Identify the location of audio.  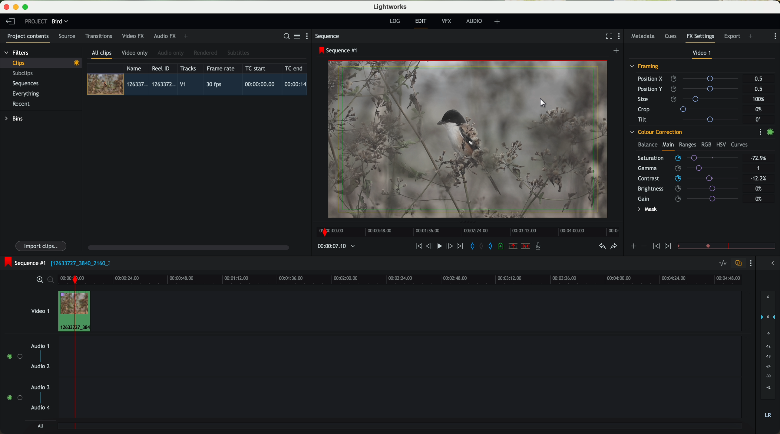
(474, 21).